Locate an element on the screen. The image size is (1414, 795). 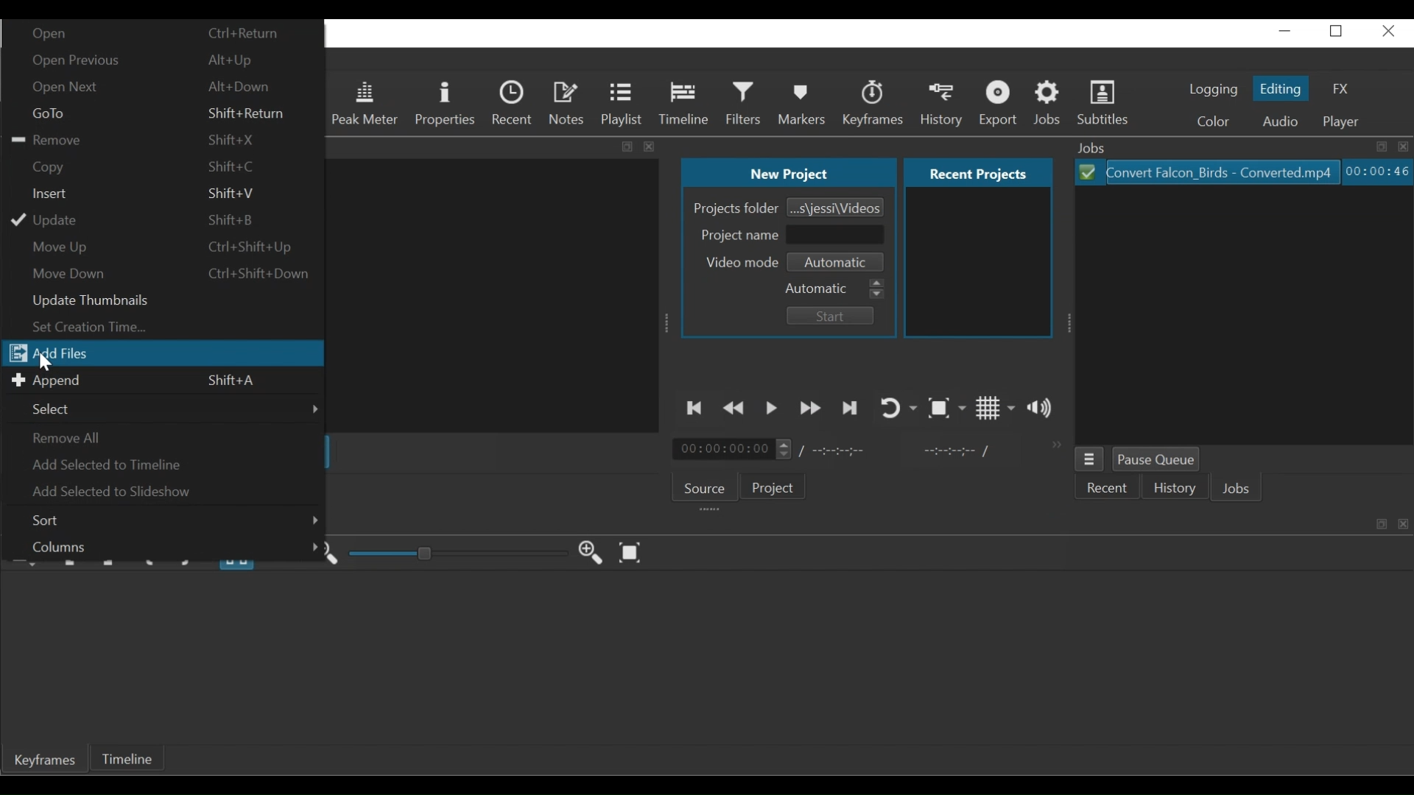
New Project is located at coordinates (788, 172).